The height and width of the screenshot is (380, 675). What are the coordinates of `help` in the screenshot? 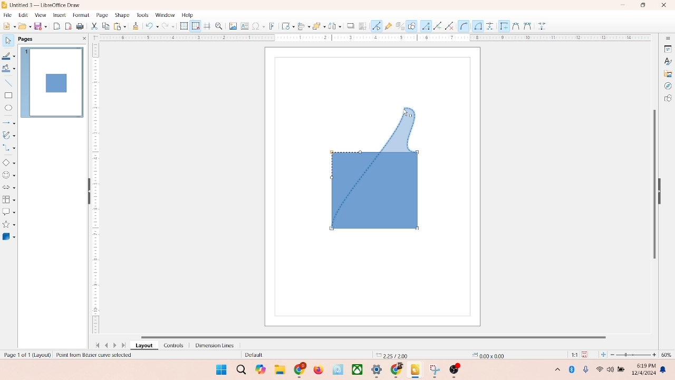 It's located at (188, 15).